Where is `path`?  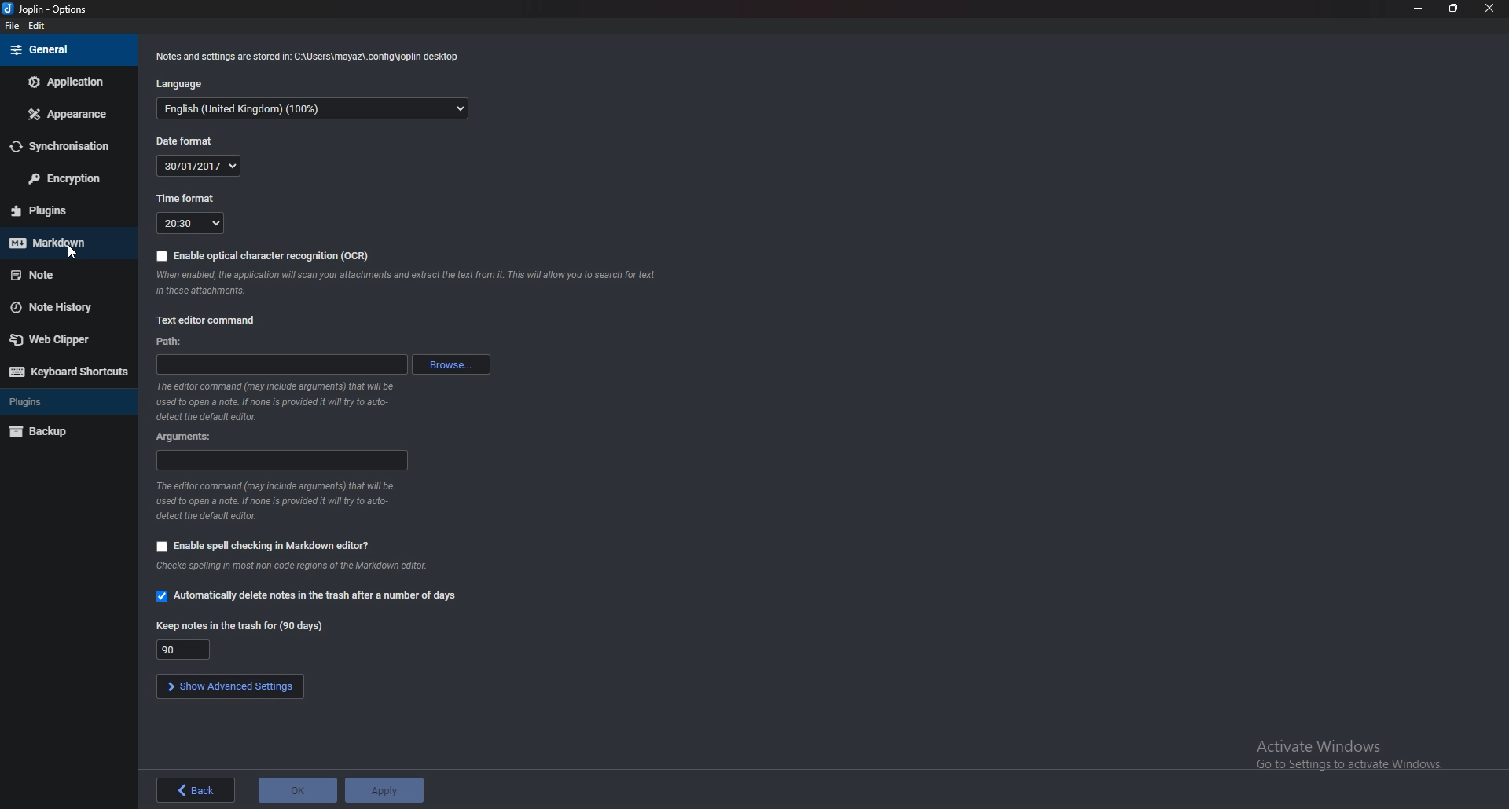 path is located at coordinates (279, 365).